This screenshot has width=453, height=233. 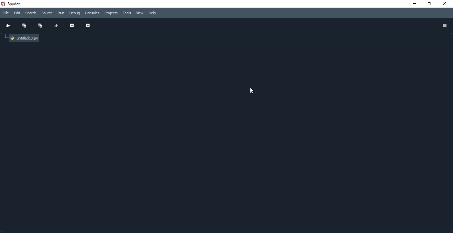 What do you see at coordinates (93, 13) in the screenshot?
I see `Consoles` at bounding box center [93, 13].